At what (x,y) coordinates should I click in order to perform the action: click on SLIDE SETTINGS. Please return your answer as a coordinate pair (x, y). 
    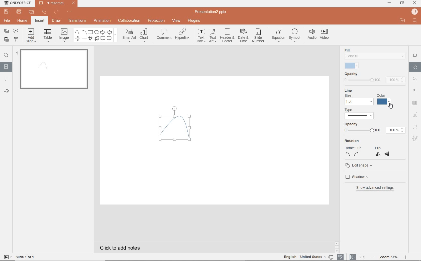
    Looking at the image, I should click on (415, 55).